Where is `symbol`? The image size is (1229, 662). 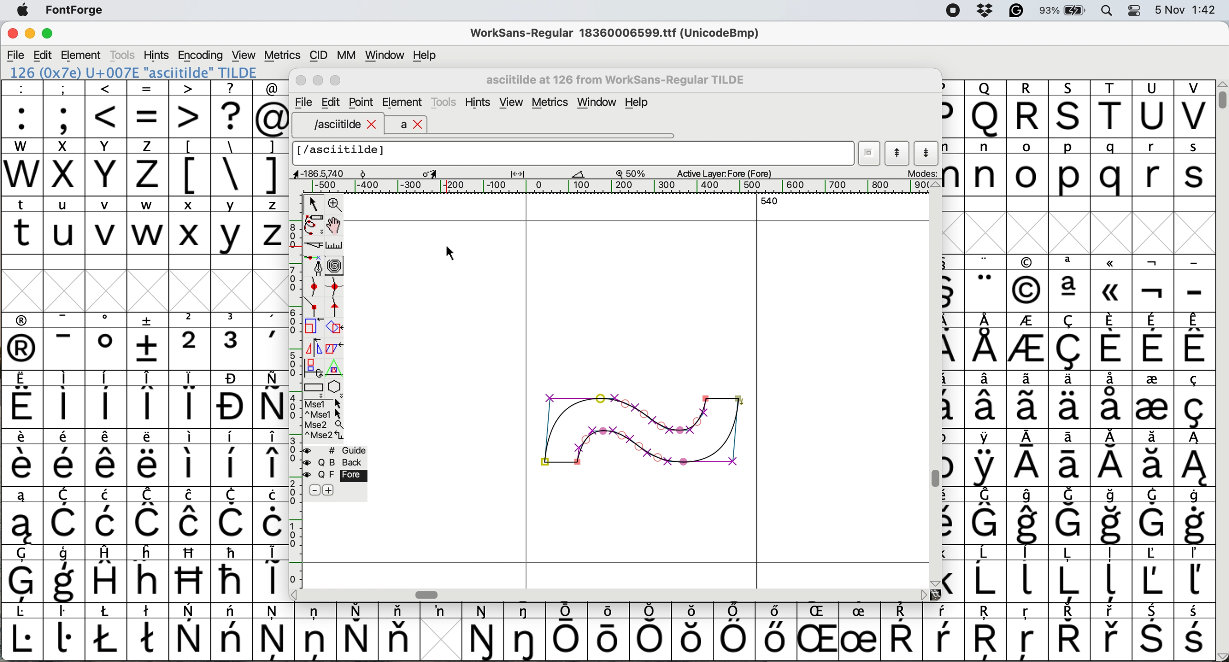
symbol is located at coordinates (21, 516).